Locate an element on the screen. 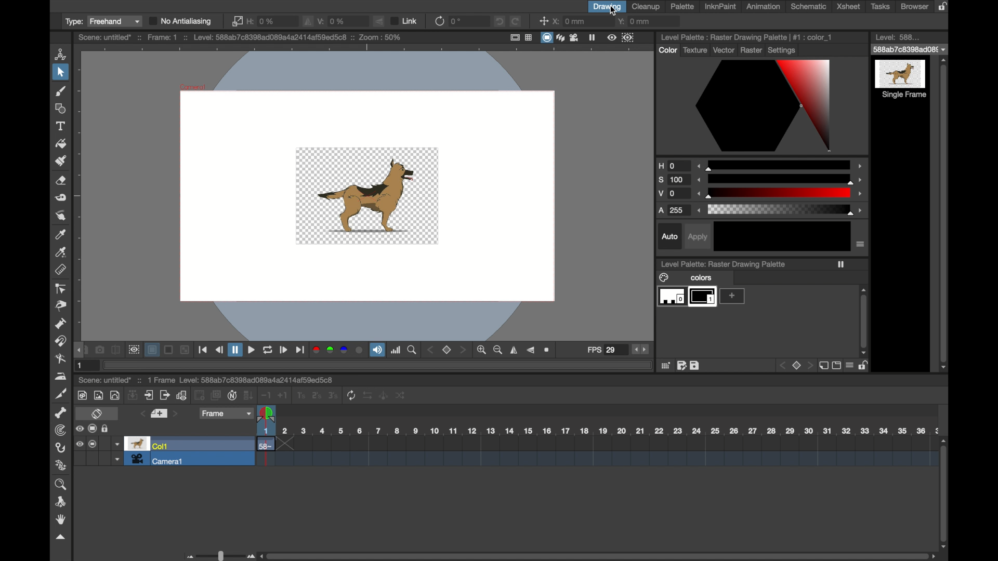  redo is located at coordinates (515, 21).